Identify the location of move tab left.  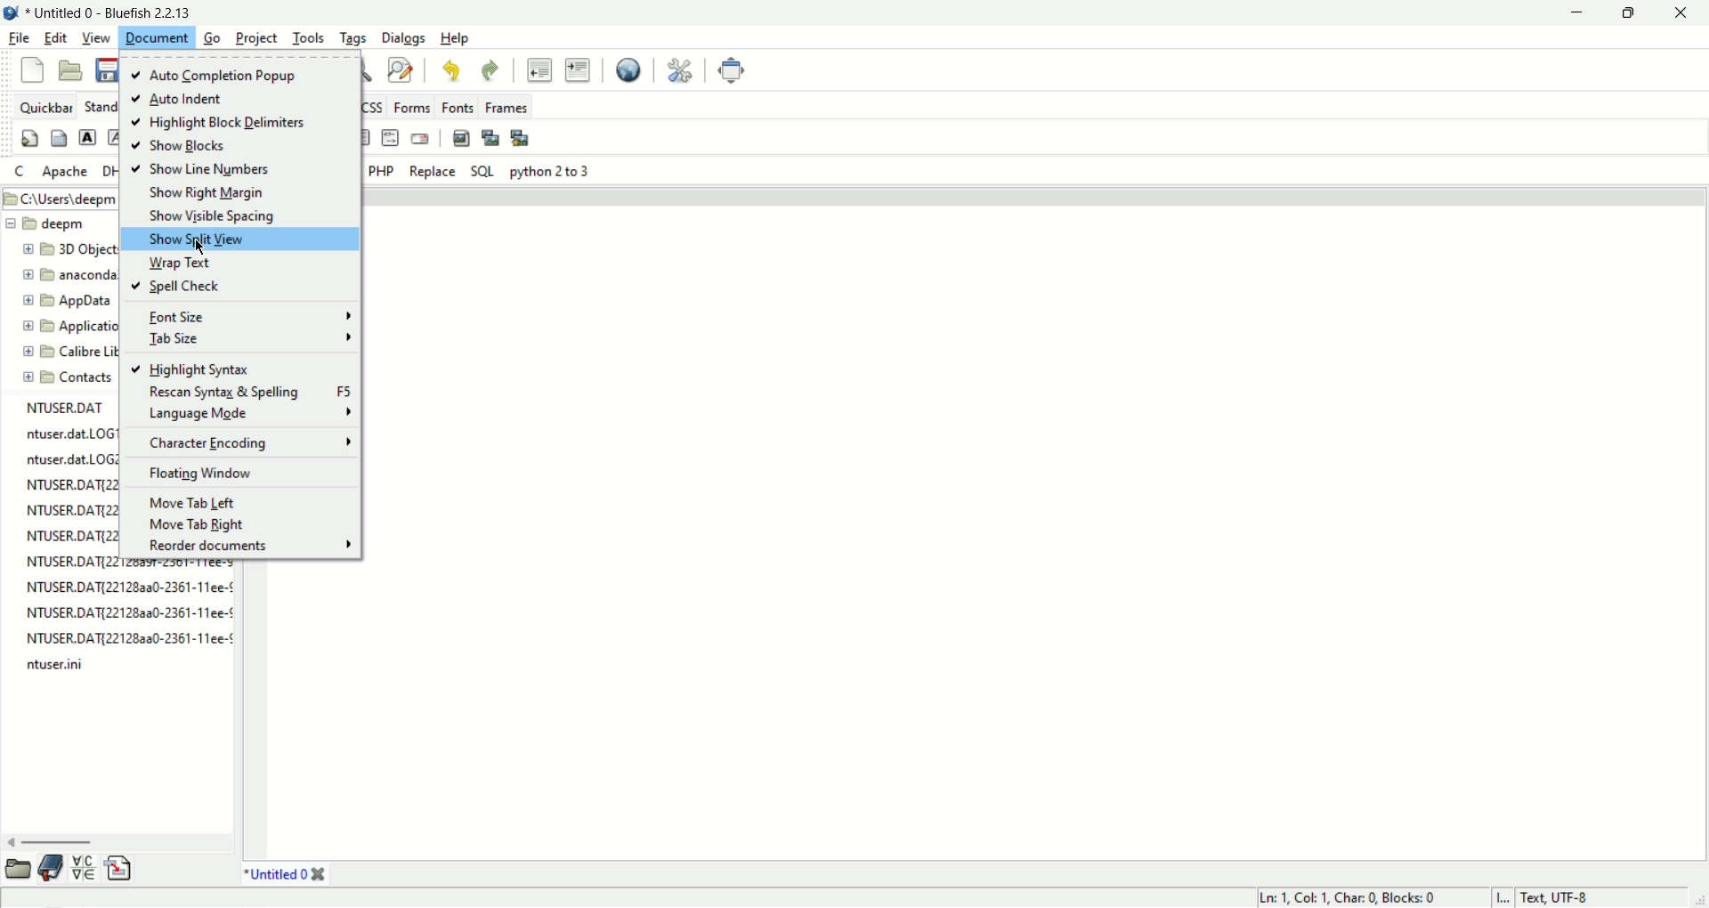
(225, 501).